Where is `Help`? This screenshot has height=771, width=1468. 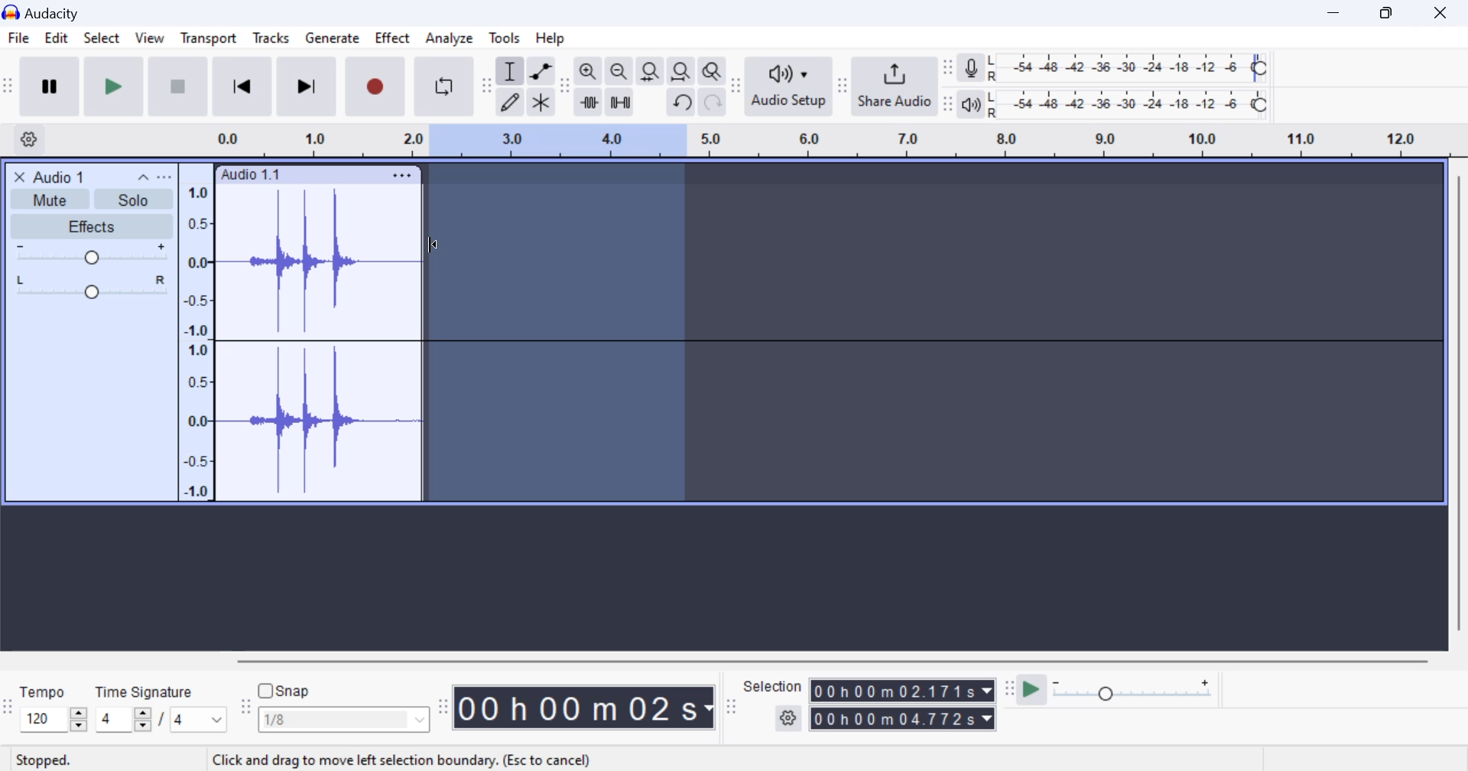 Help is located at coordinates (554, 37).